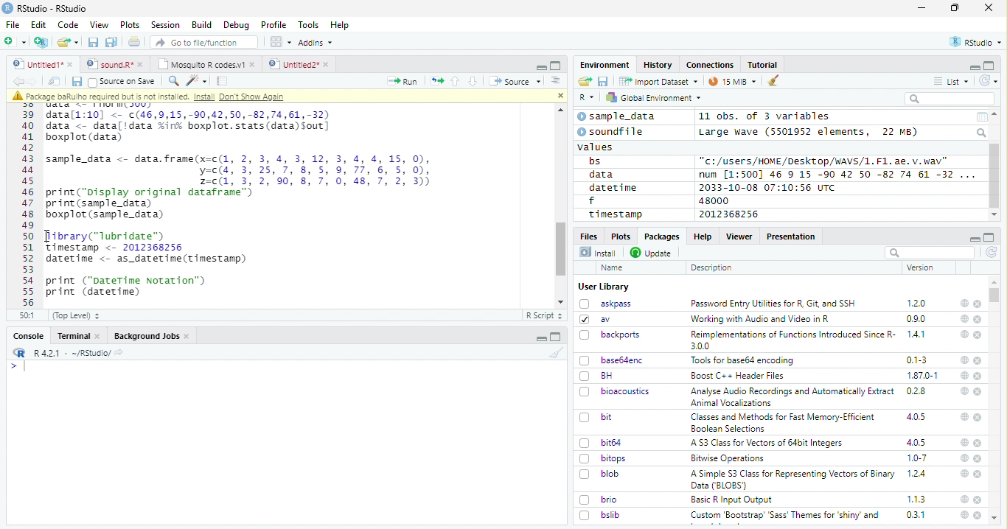 This screenshot has height=529, width=1007. I want to click on Files, so click(590, 235).